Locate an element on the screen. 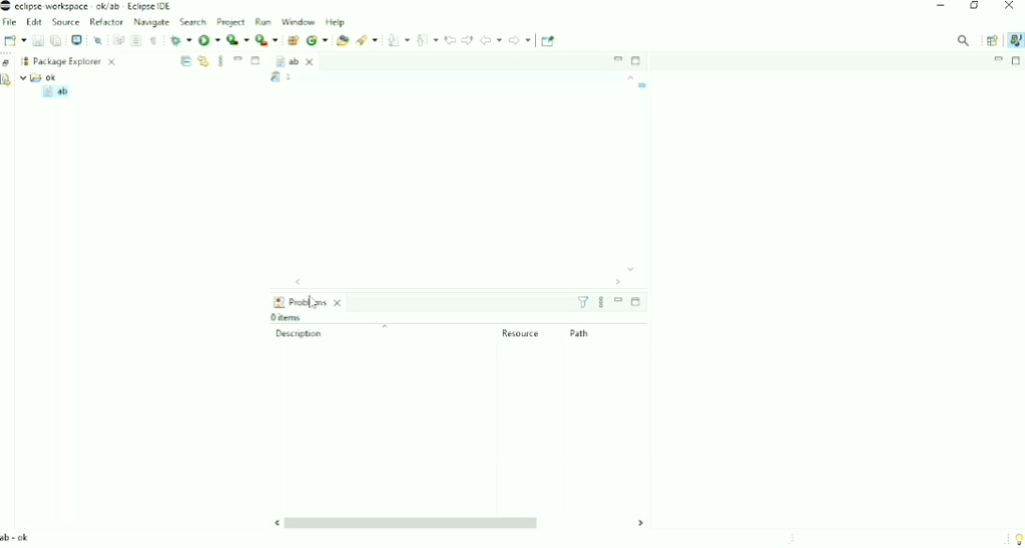 This screenshot has height=548, width=1025. Restore is located at coordinates (8, 64).